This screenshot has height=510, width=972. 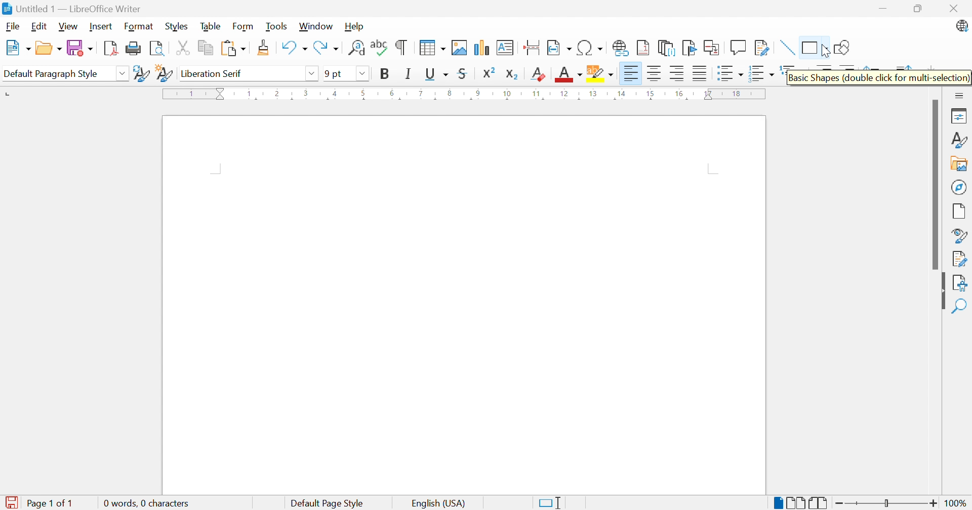 I want to click on Drop down, so click(x=362, y=73).